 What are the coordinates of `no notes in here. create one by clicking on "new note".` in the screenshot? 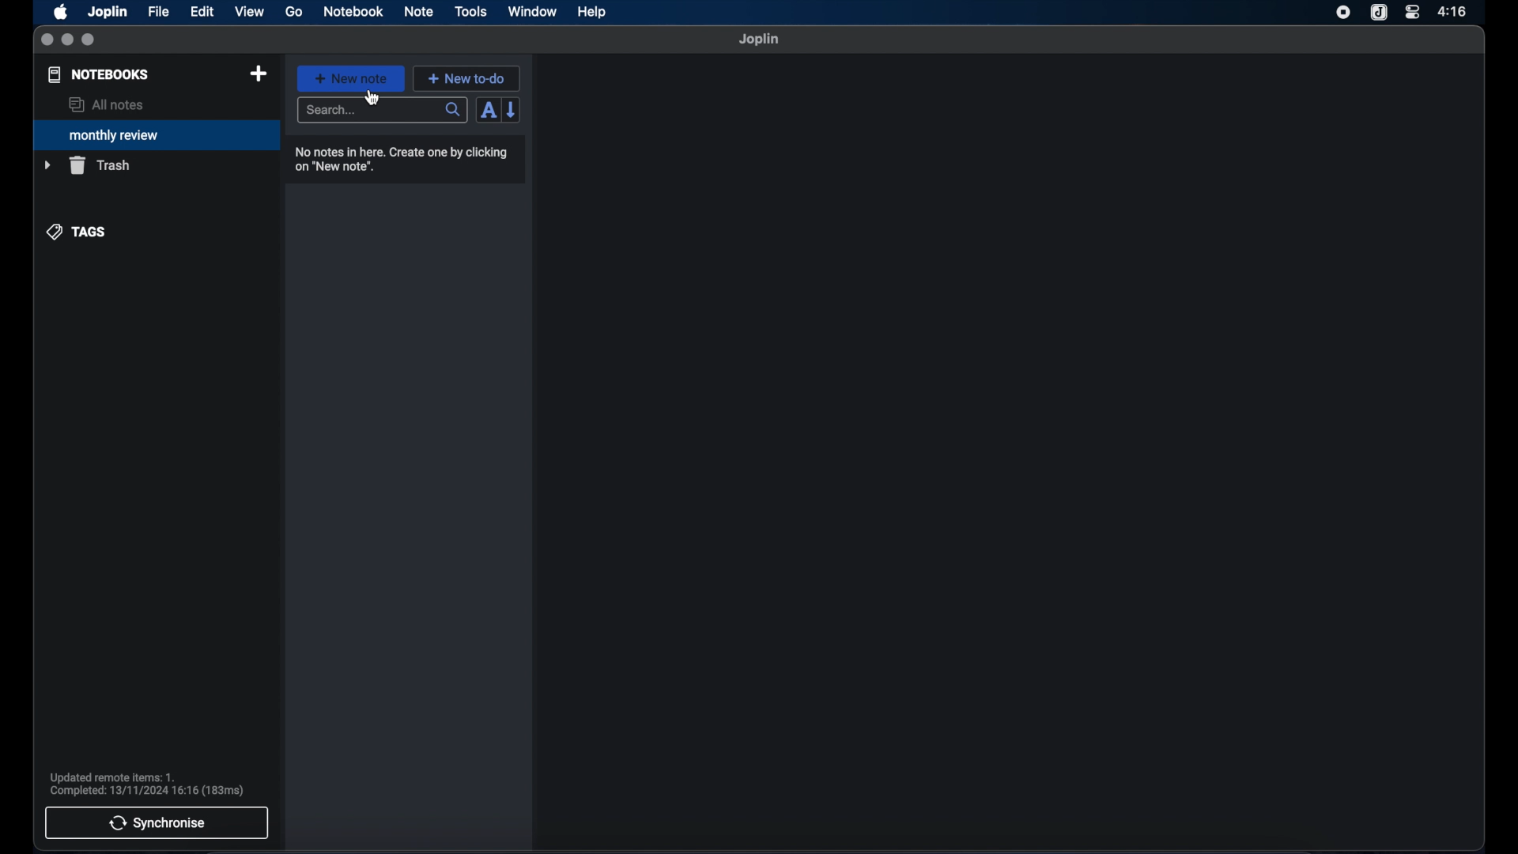 It's located at (401, 160).